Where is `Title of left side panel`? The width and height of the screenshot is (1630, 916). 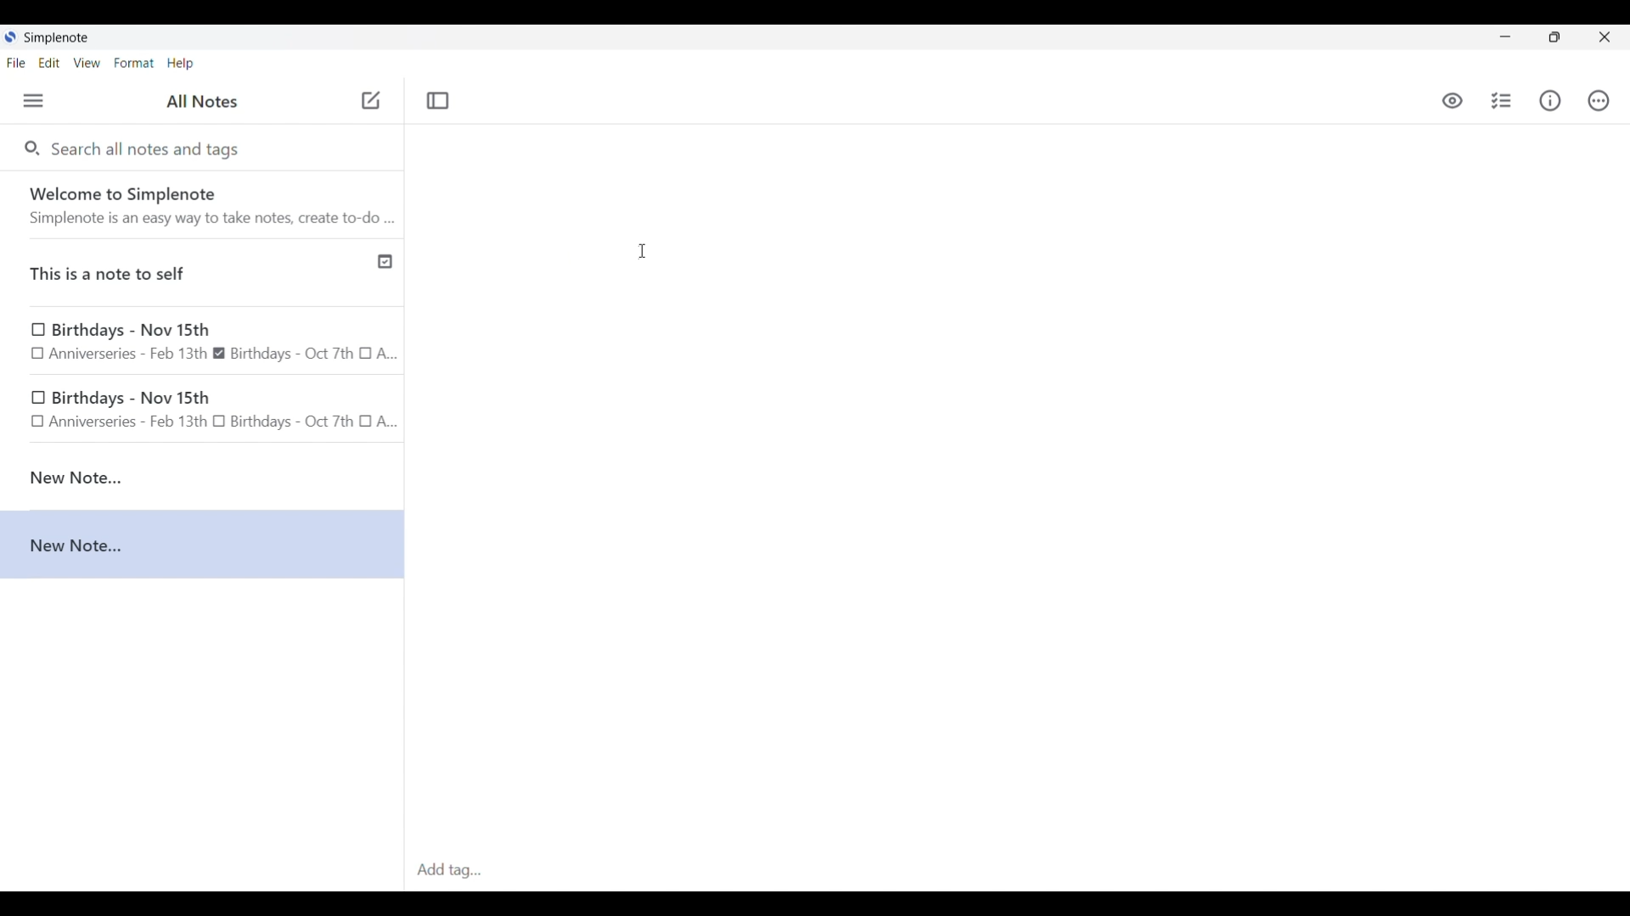
Title of left side panel is located at coordinates (202, 102).